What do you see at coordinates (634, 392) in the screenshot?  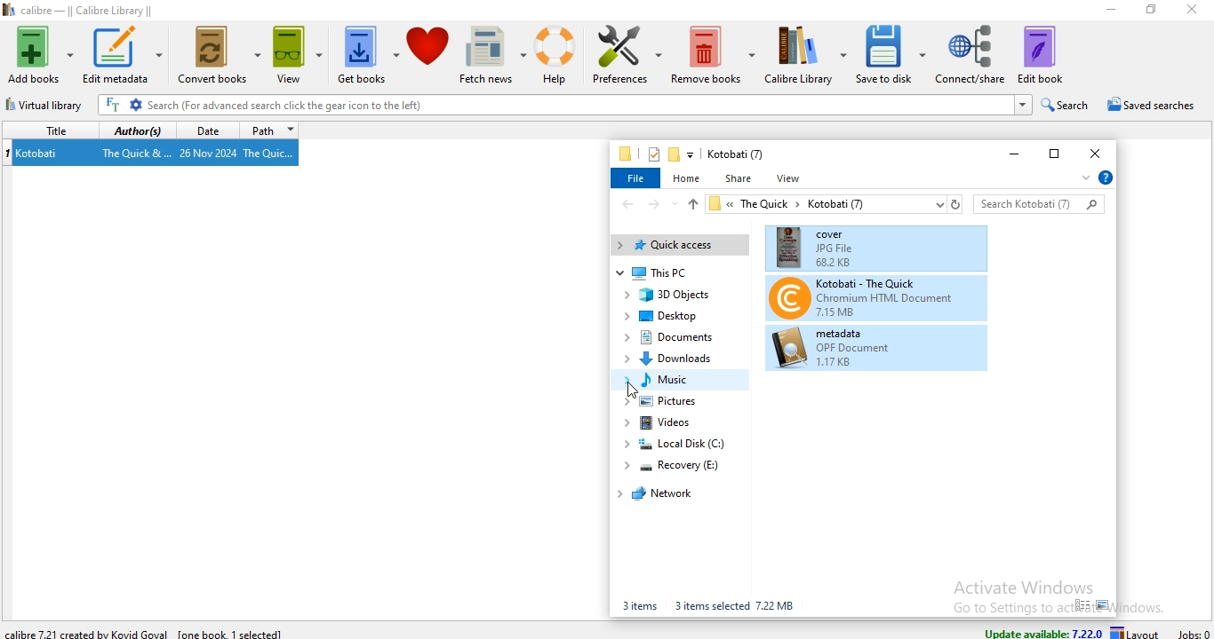 I see `Cursor` at bounding box center [634, 392].